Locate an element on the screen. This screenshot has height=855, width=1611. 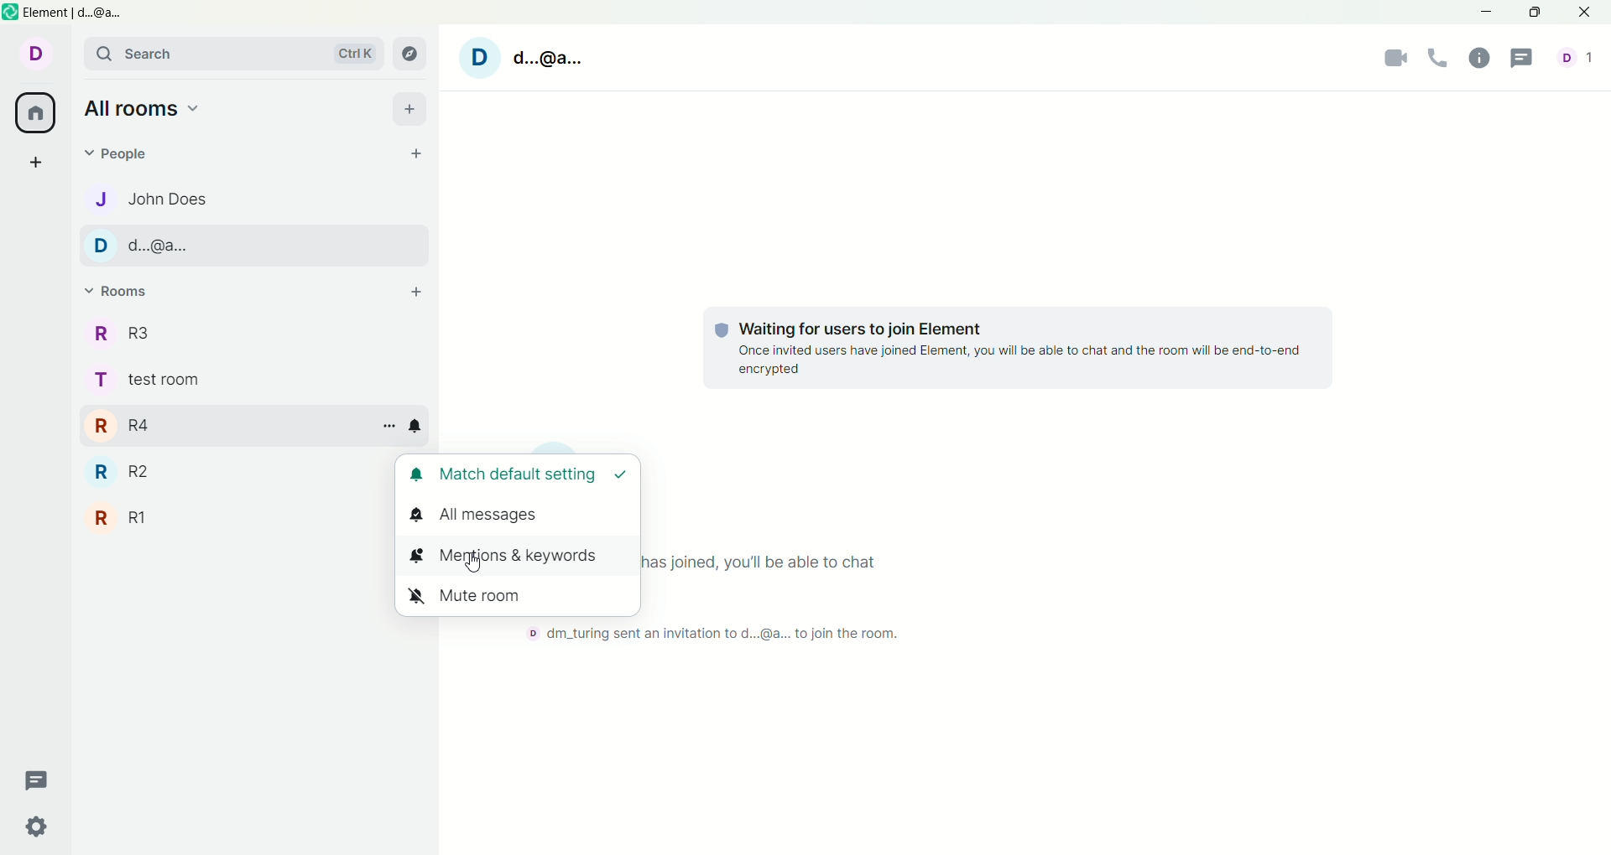
test room is located at coordinates (253, 379).